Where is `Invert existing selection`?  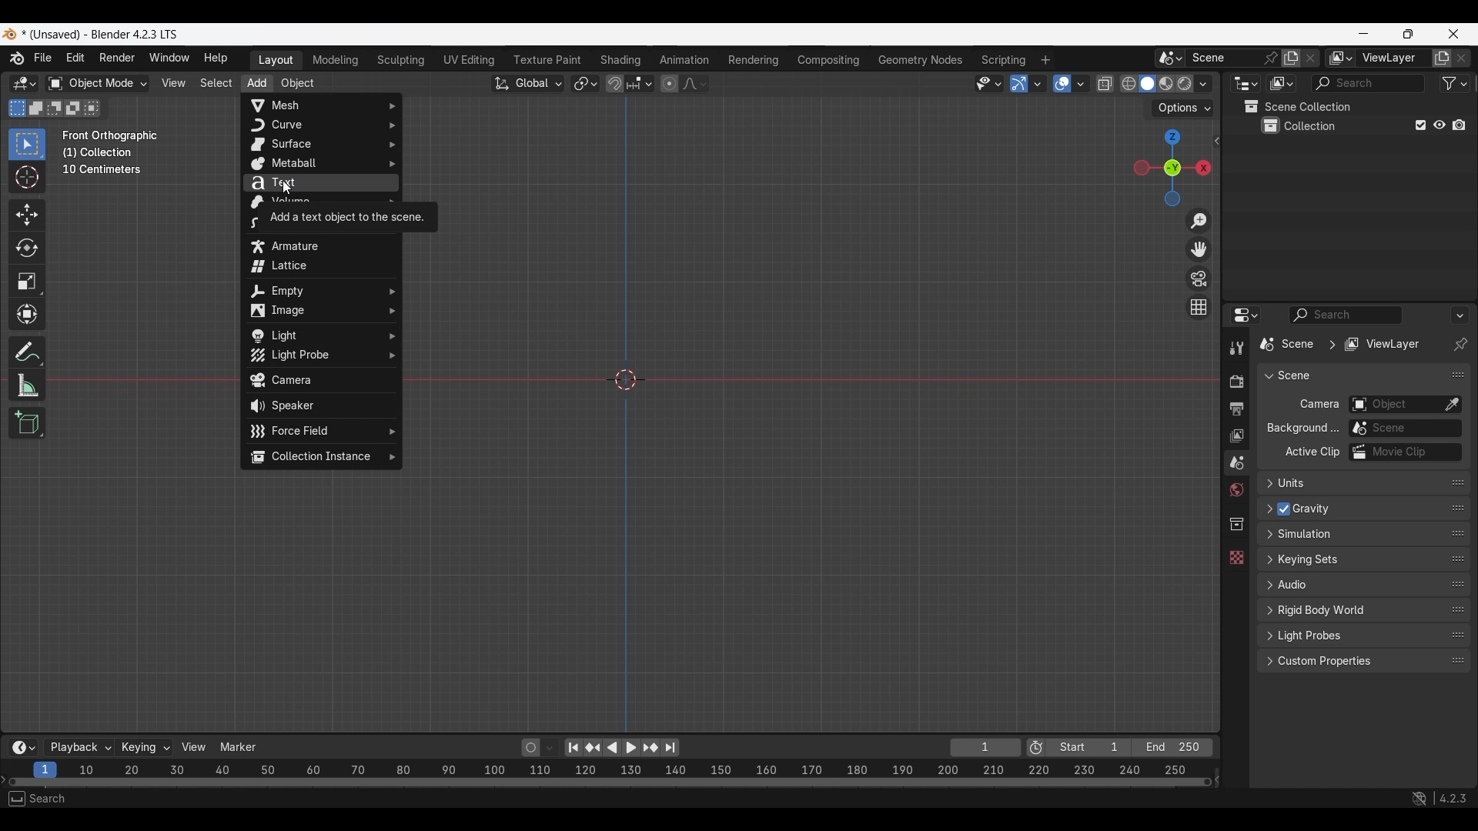 Invert existing selection is located at coordinates (73, 108).